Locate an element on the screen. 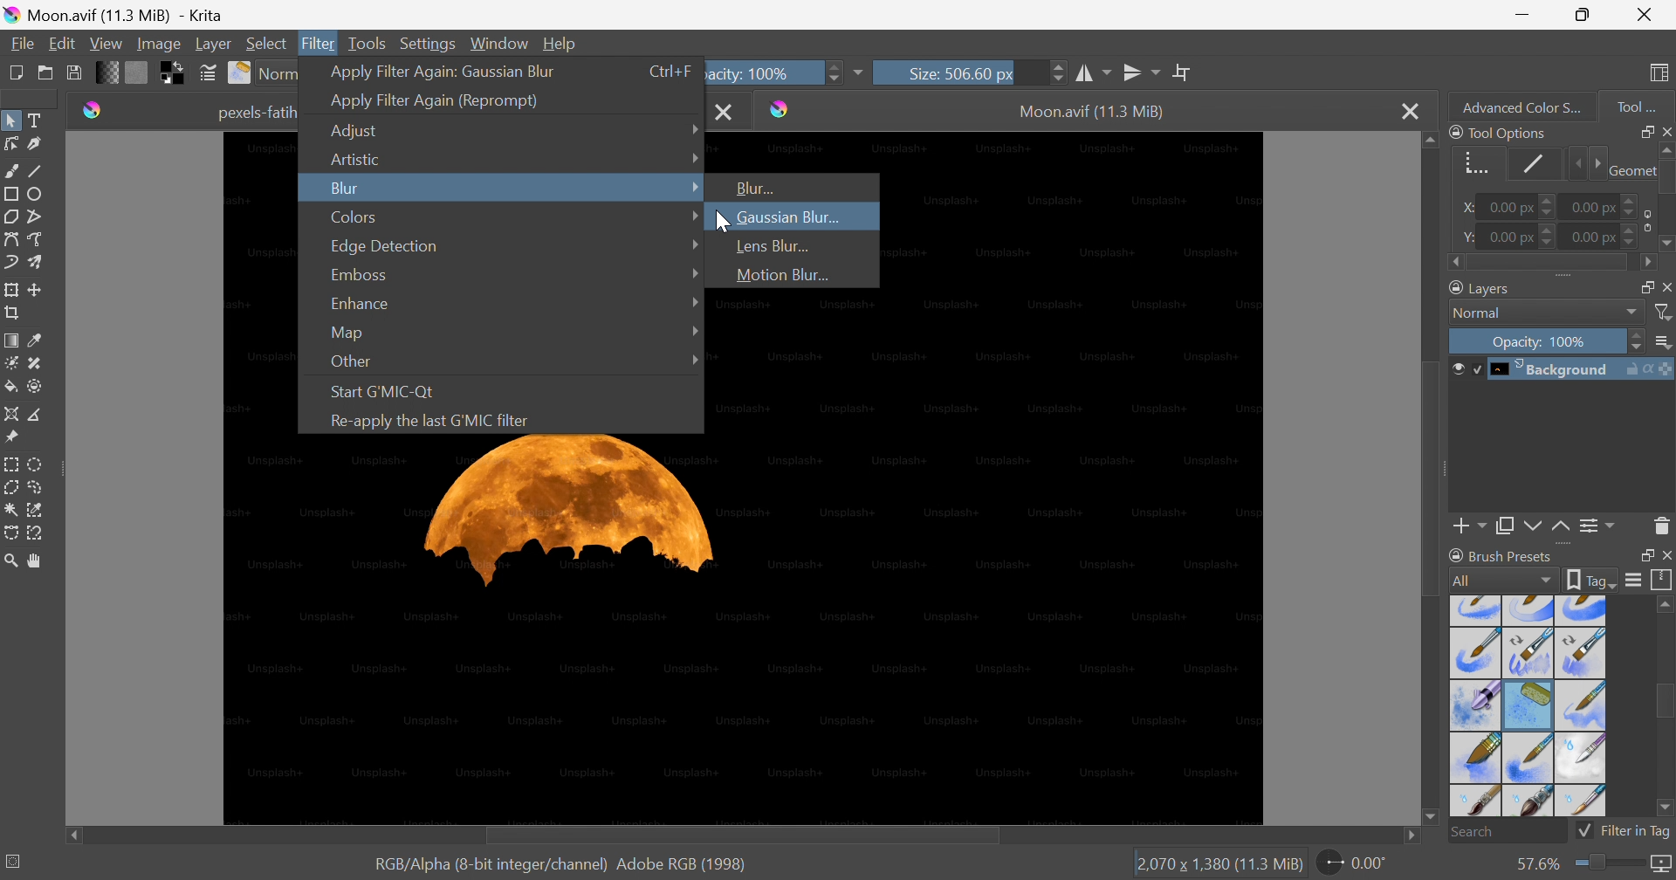 The image size is (1676, 880). Fill a contiguous area of color with a color or a fill selection is located at coordinates (11, 386).